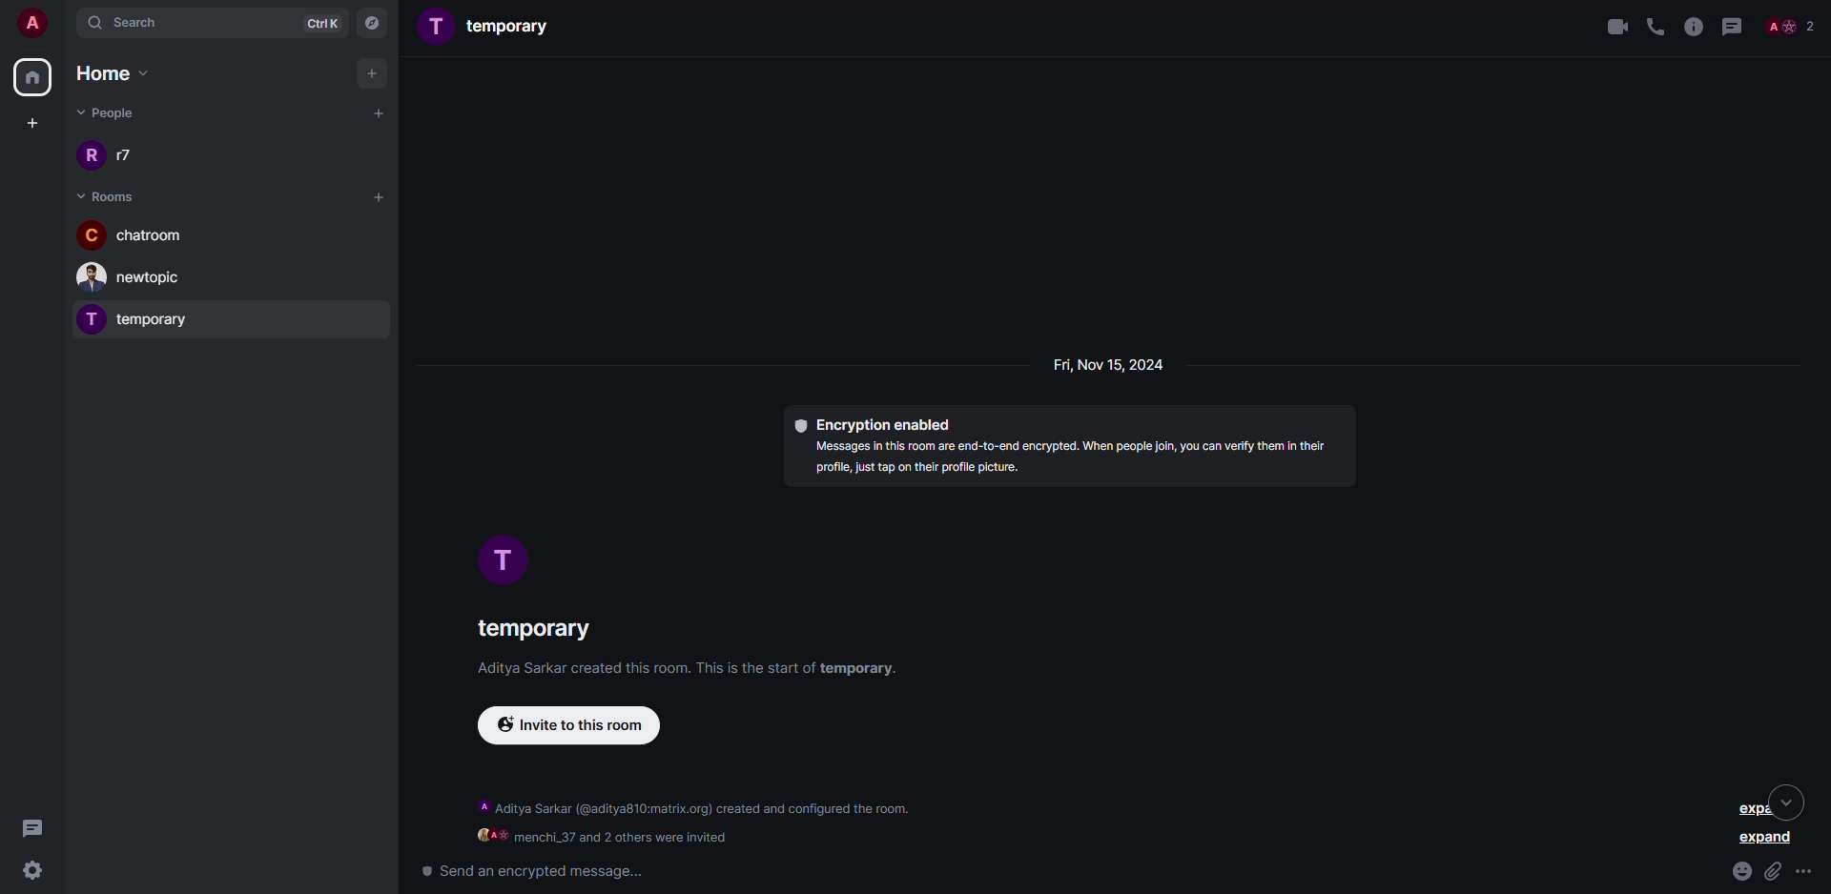 This screenshot has height=894, width=1831. Describe the element at coordinates (507, 562) in the screenshot. I see `profile` at that location.